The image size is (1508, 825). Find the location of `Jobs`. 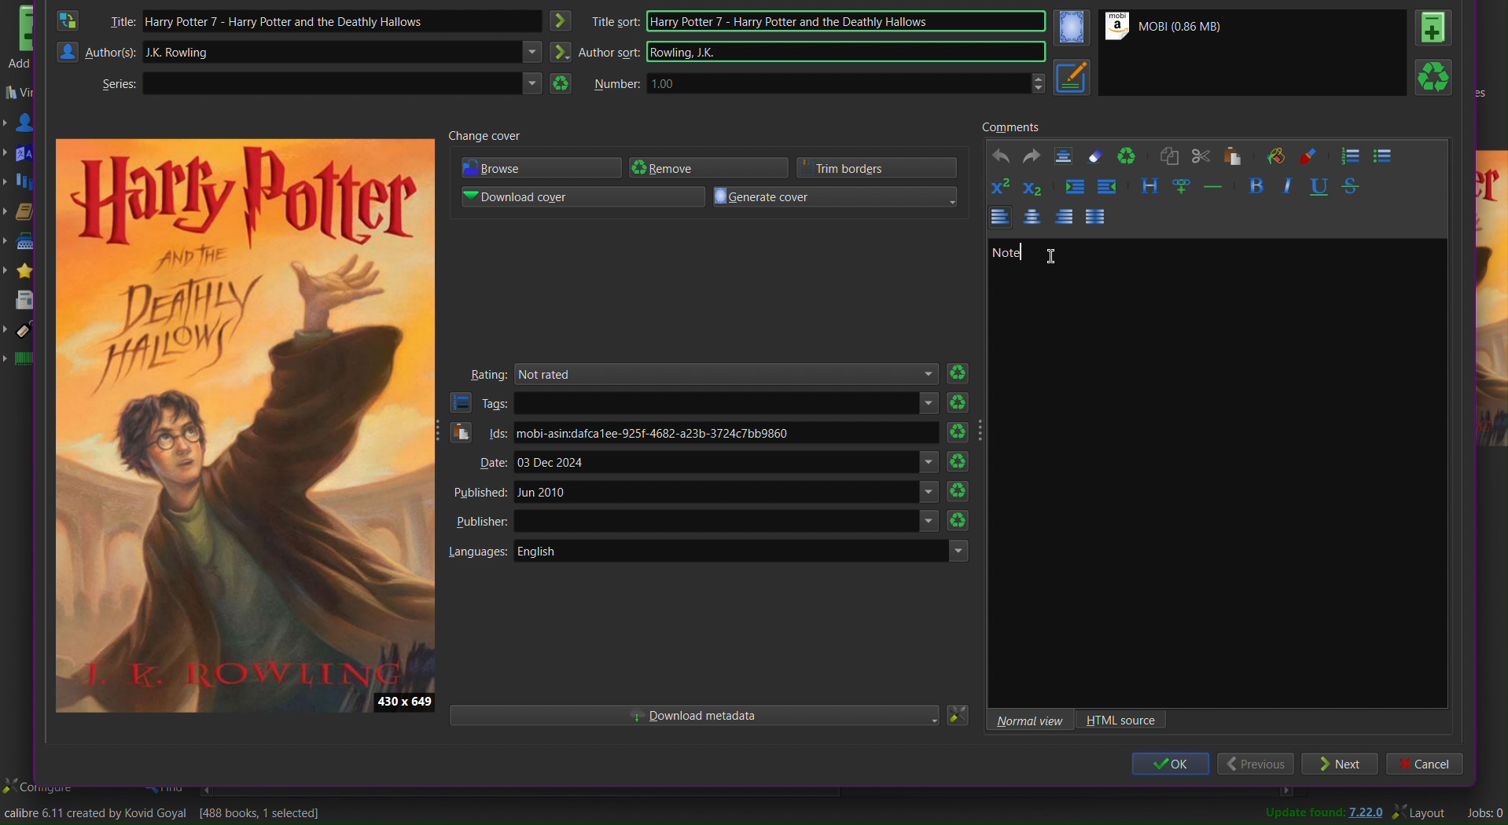

Jobs is located at coordinates (1485, 812).